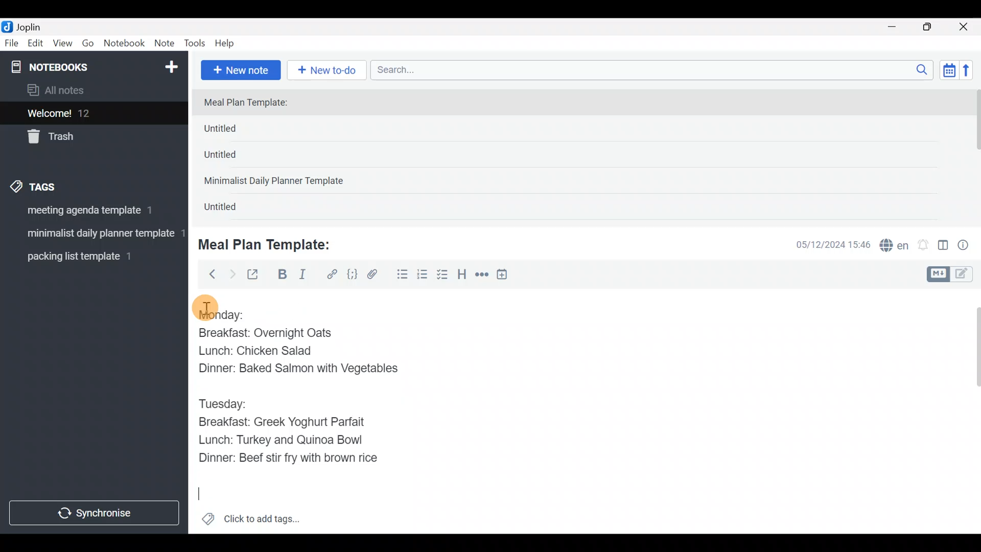  Describe the element at coordinates (204, 307) in the screenshot. I see `cursor` at that location.